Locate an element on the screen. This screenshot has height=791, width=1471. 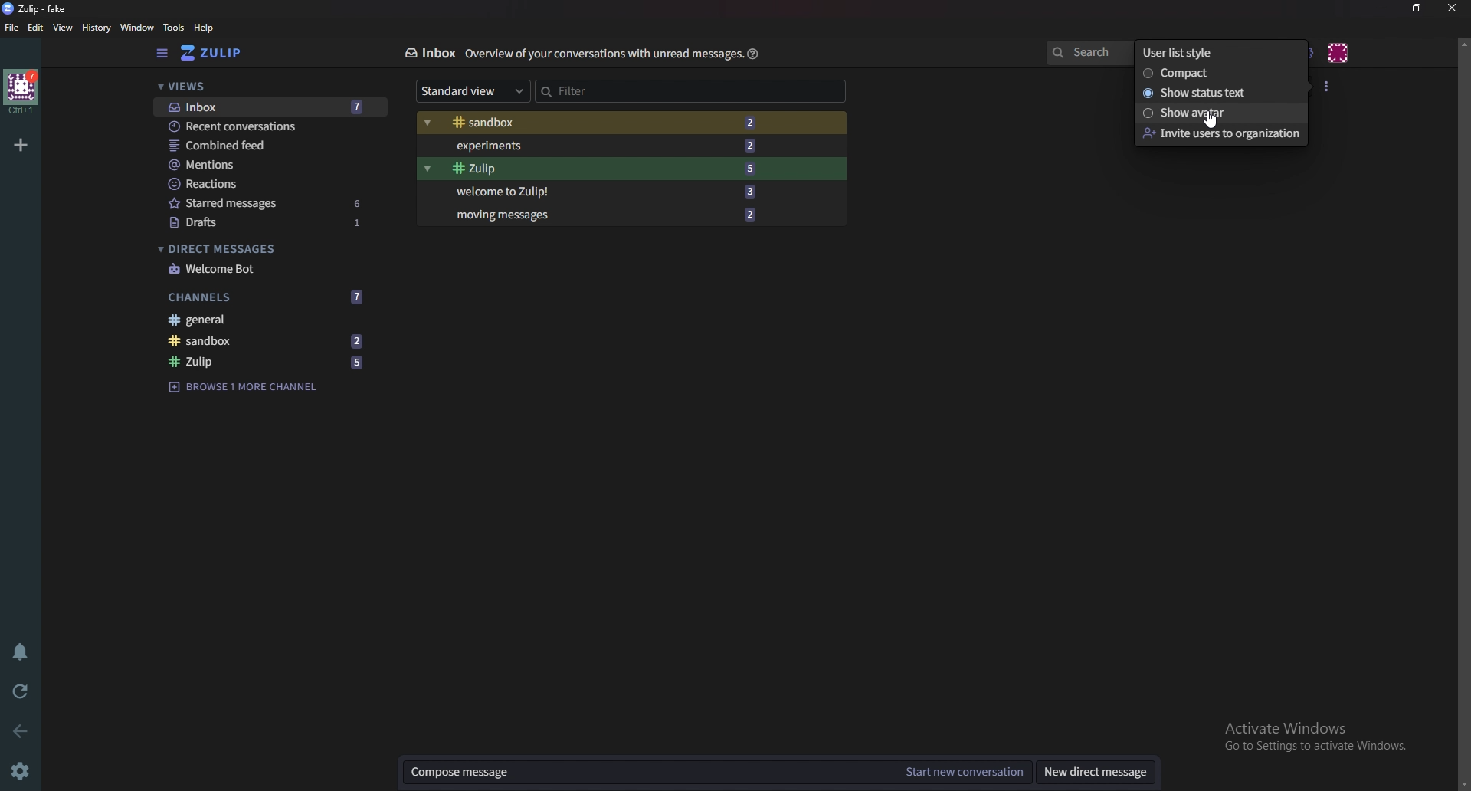
Inbox is located at coordinates (429, 54).